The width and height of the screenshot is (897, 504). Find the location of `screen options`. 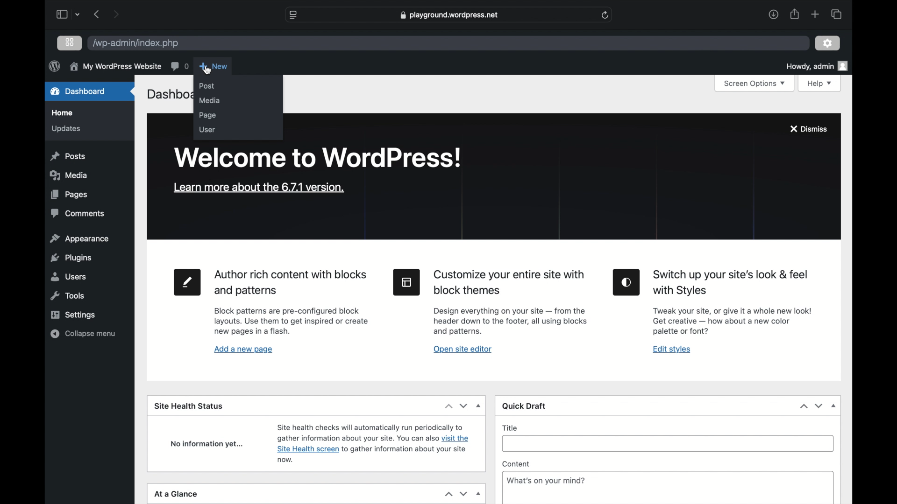

screen options is located at coordinates (754, 84).